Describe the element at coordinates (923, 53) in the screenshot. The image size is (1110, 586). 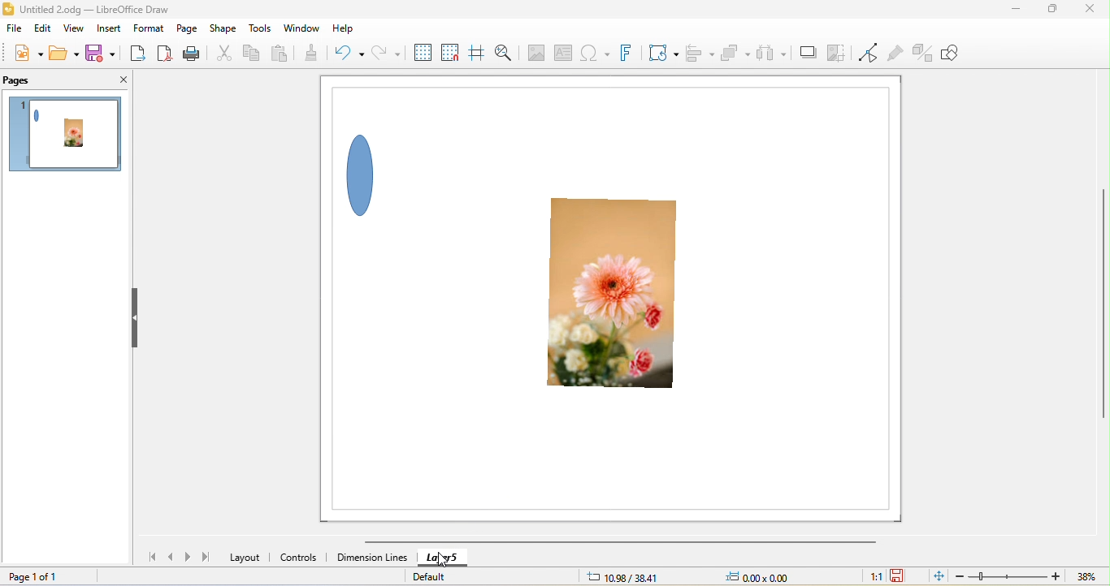
I see `toggle extruision` at that location.